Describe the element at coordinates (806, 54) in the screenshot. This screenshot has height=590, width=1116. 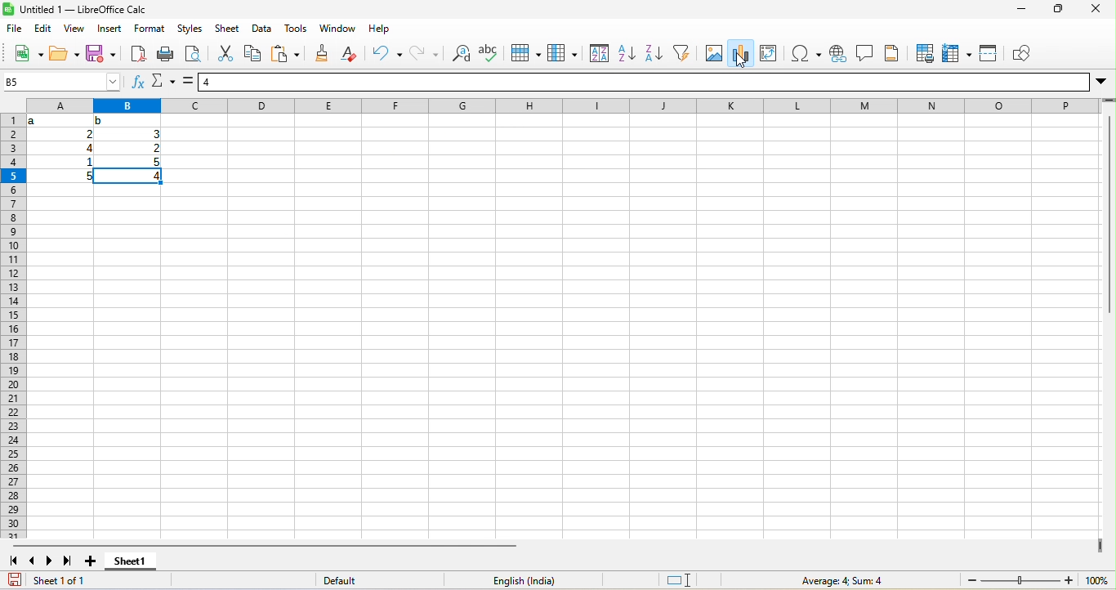
I see `special character` at that location.